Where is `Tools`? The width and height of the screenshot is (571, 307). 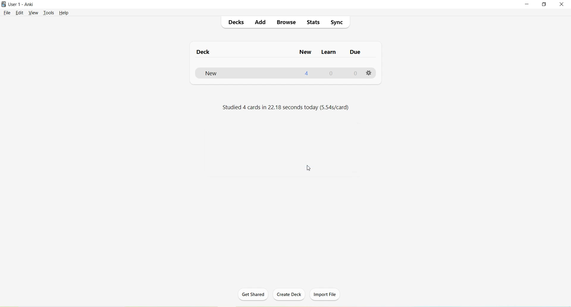 Tools is located at coordinates (48, 13).